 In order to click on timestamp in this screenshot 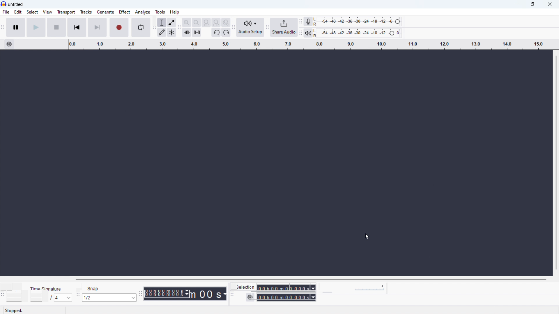, I will do `click(186, 294)`.